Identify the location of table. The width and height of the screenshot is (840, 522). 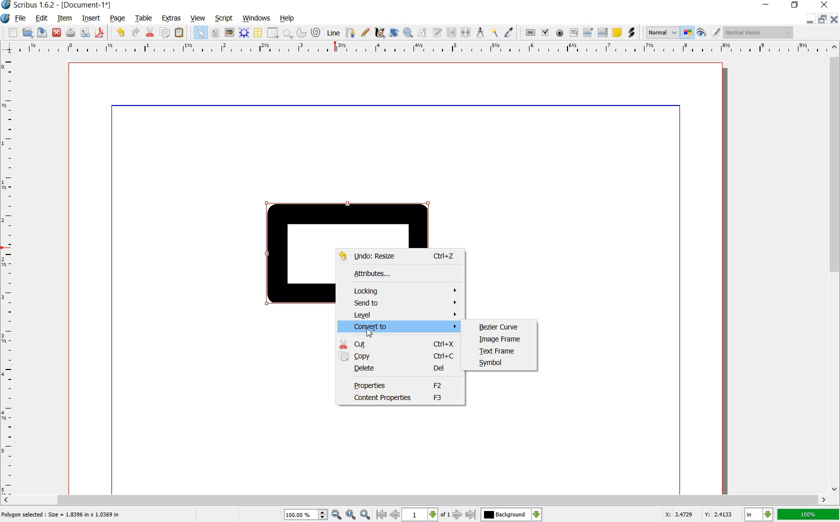
(257, 32).